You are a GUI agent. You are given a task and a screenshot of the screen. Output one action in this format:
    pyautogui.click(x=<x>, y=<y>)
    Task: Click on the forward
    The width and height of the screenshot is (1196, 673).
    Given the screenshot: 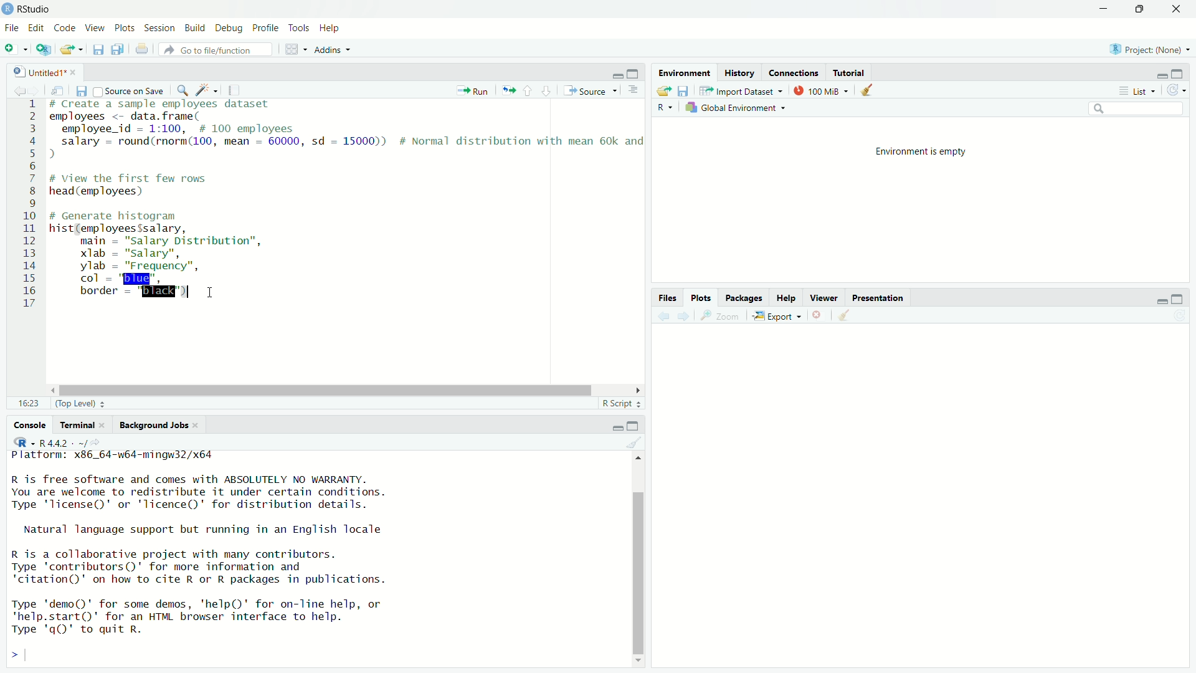 What is the action you would take?
    pyautogui.click(x=36, y=90)
    